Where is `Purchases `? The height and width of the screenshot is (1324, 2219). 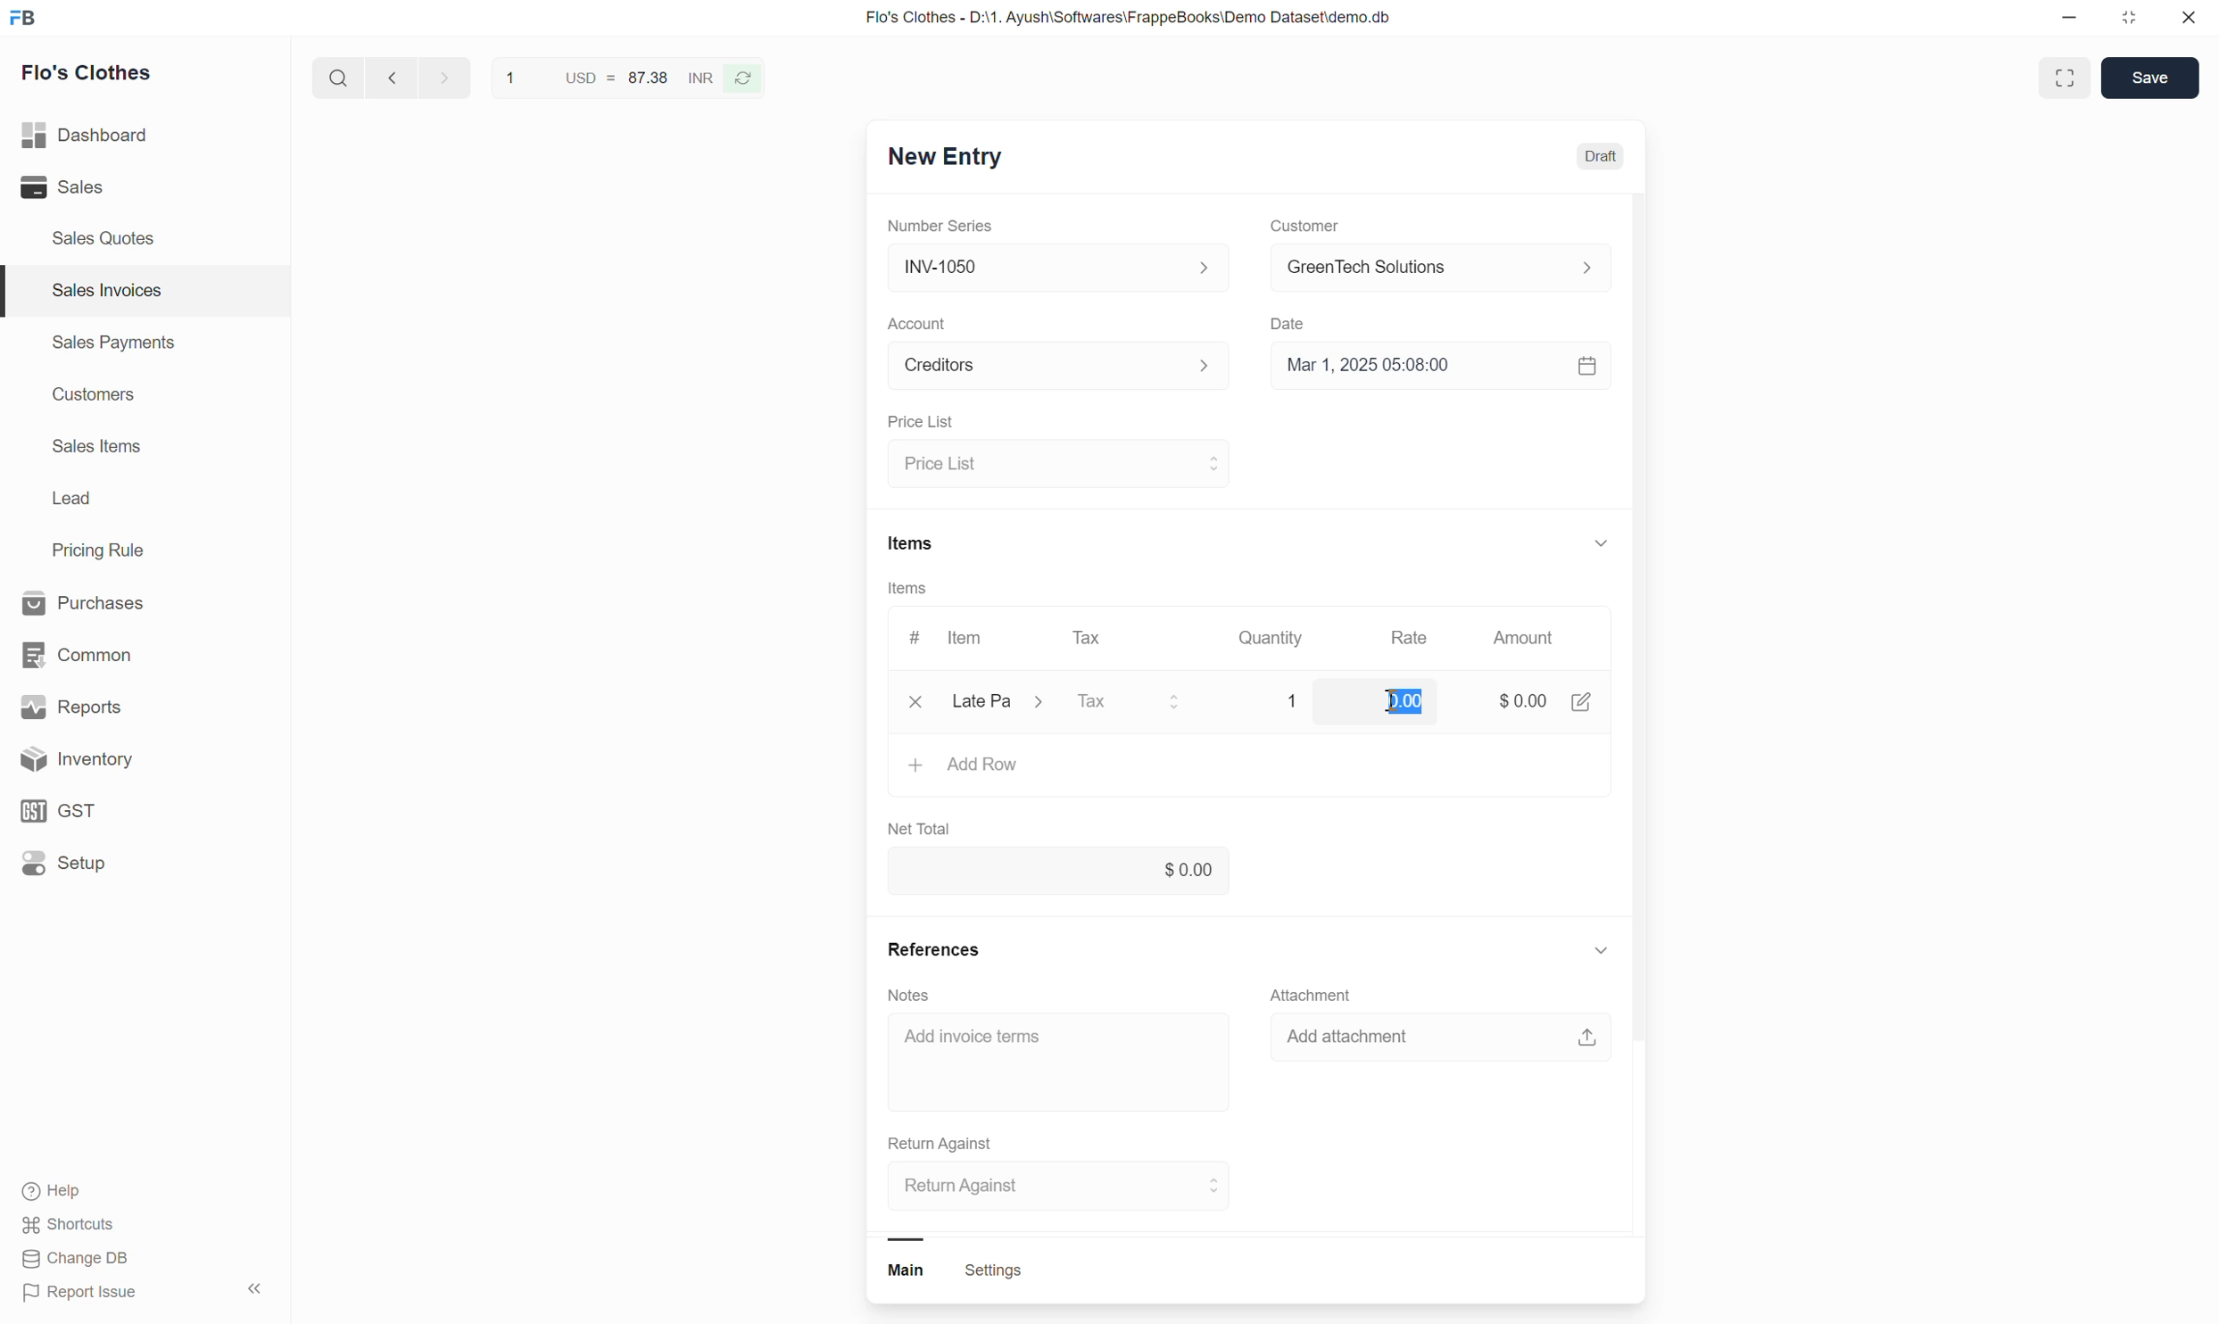
Purchases  is located at coordinates (112, 600).